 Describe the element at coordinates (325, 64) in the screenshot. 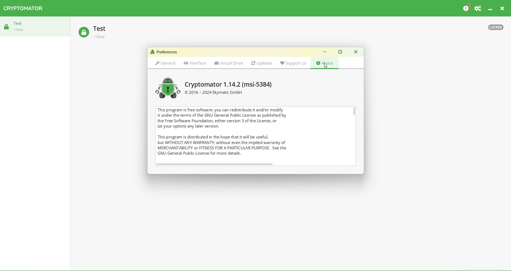

I see `About` at that location.